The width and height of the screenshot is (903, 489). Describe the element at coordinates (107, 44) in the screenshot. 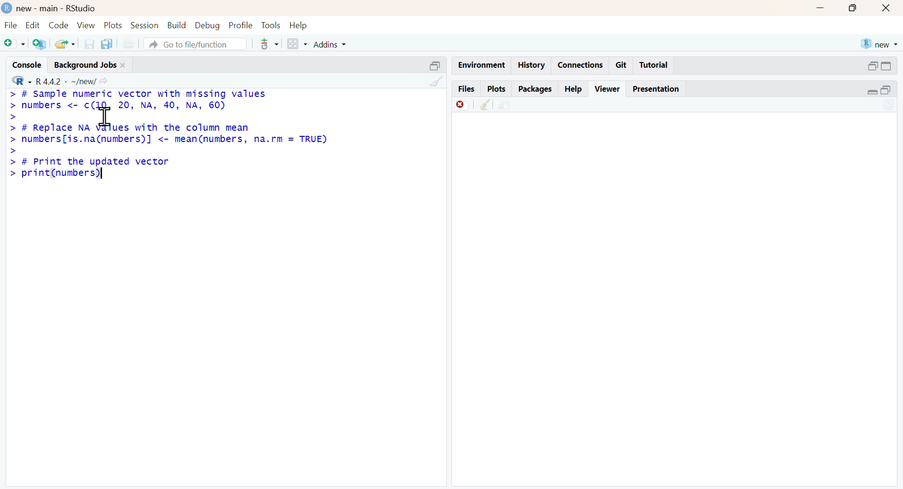

I see `copy` at that location.